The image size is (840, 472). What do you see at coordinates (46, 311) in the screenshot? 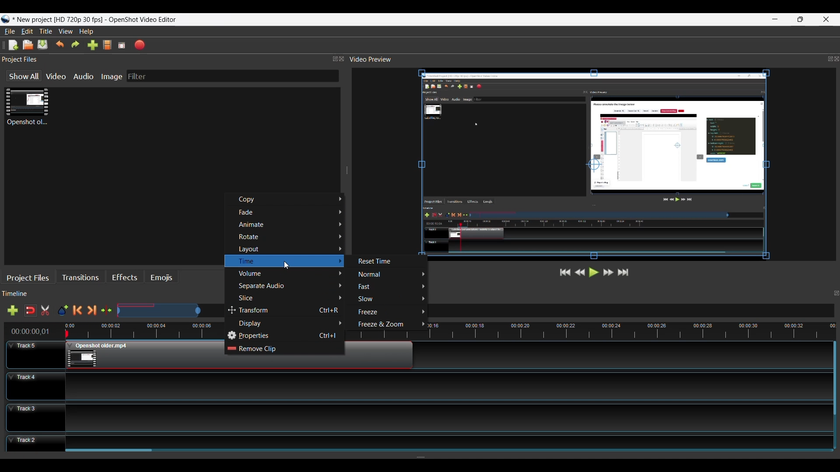
I see `Razor` at bounding box center [46, 311].